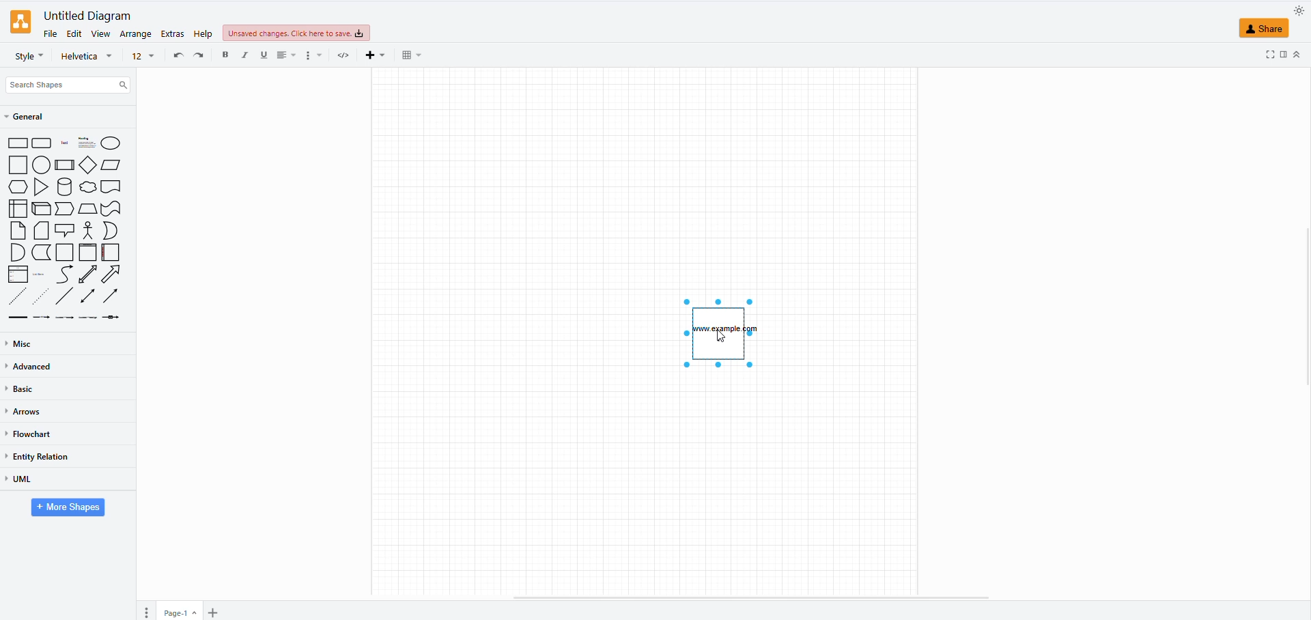 This screenshot has height=620, width=1311. Describe the element at coordinates (1283, 55) in the screenshot. I see `side` at that location.